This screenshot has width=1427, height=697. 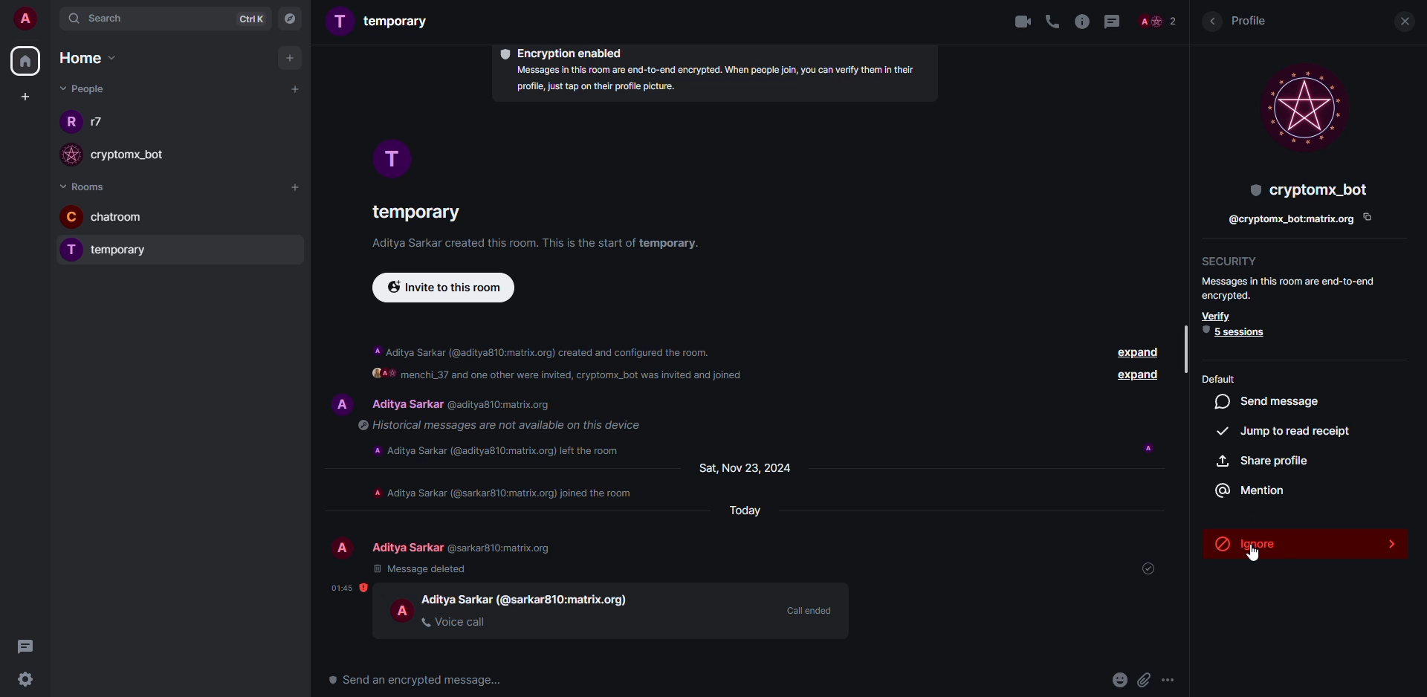 I want to click on time, so click(x=349, y=588).